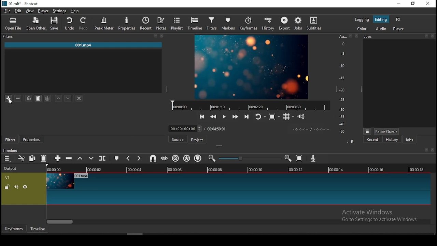 The image size is (437, 246). I want to click on color, so click(362, 28).